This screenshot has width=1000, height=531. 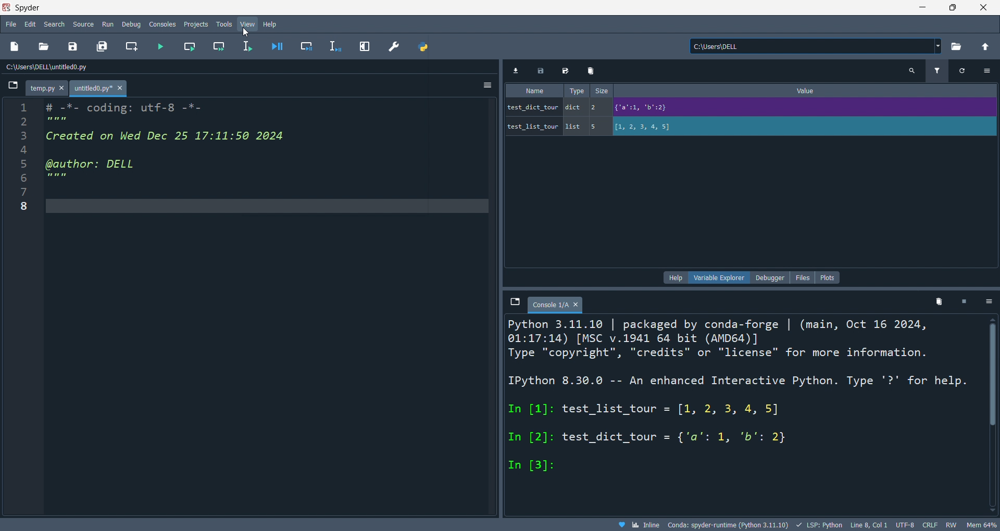 I want to click on maximize, so click(x=953, y=7).